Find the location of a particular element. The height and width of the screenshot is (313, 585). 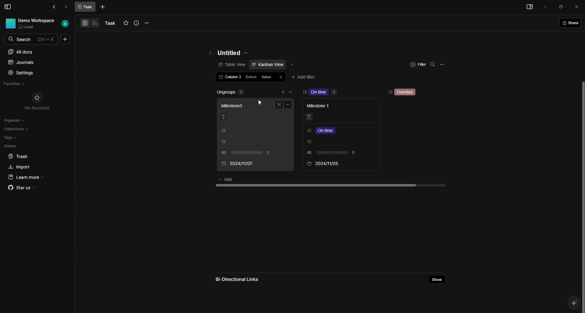

Milestone 3 is located at coordinates (232, 105).